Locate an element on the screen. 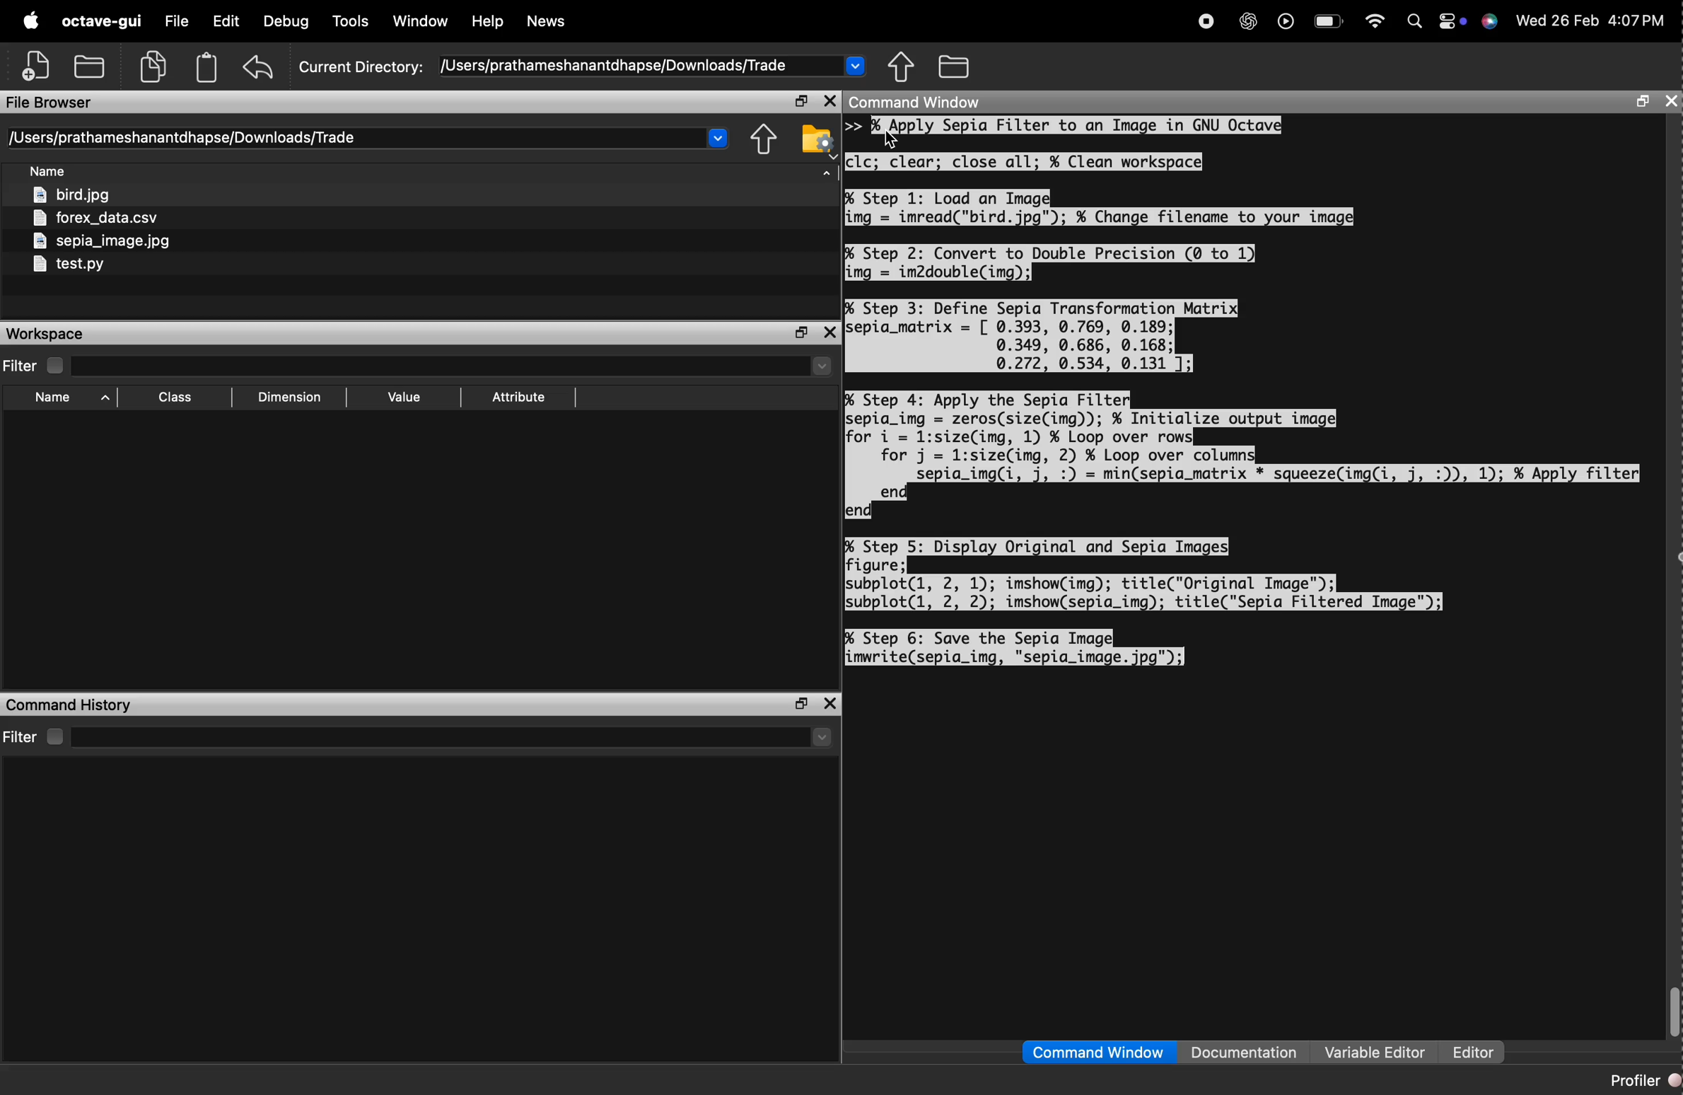  folder settings is located at coordinates (819, 141).